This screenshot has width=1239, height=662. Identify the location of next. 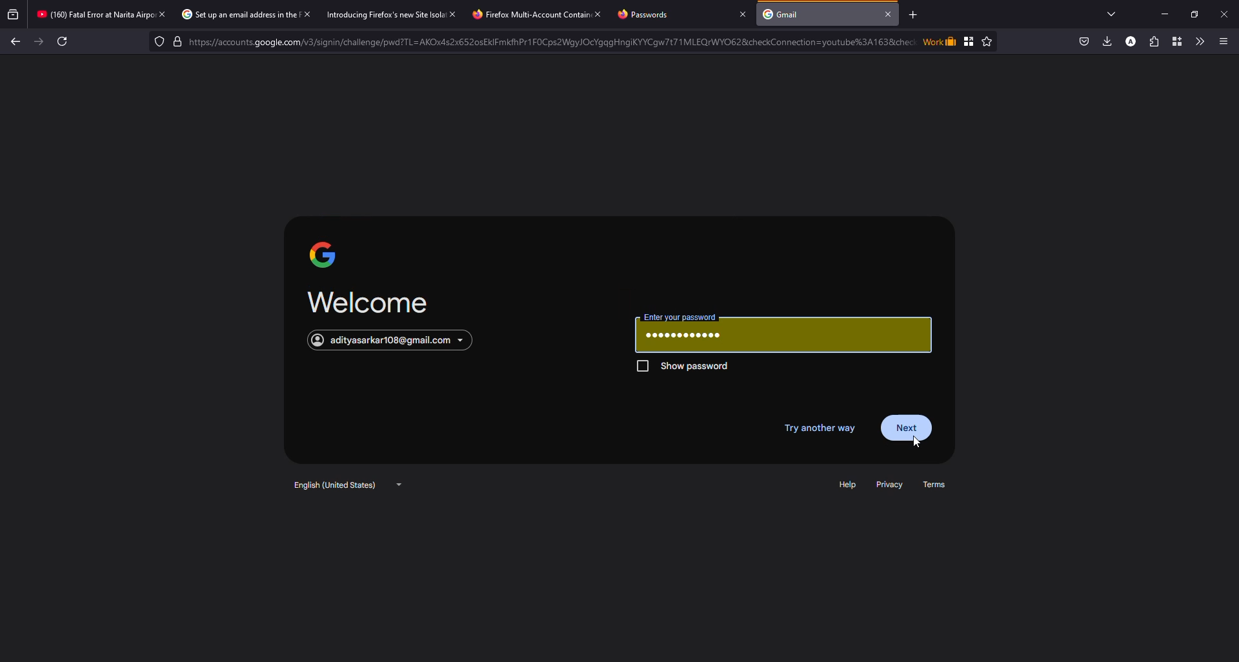
(909, 426).